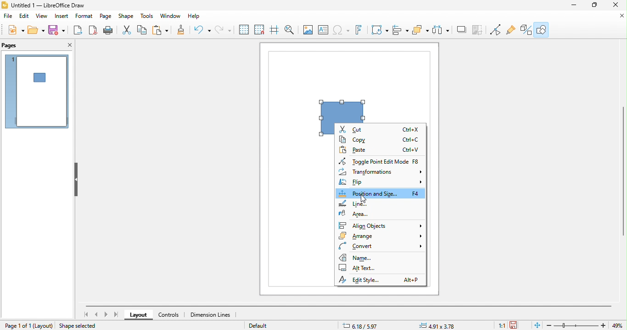 Image resolution: width=627 pixels, height=330 pixels. Describe the element at coordinates (362, 268) in the screenshot. I see `alt text` at that location.